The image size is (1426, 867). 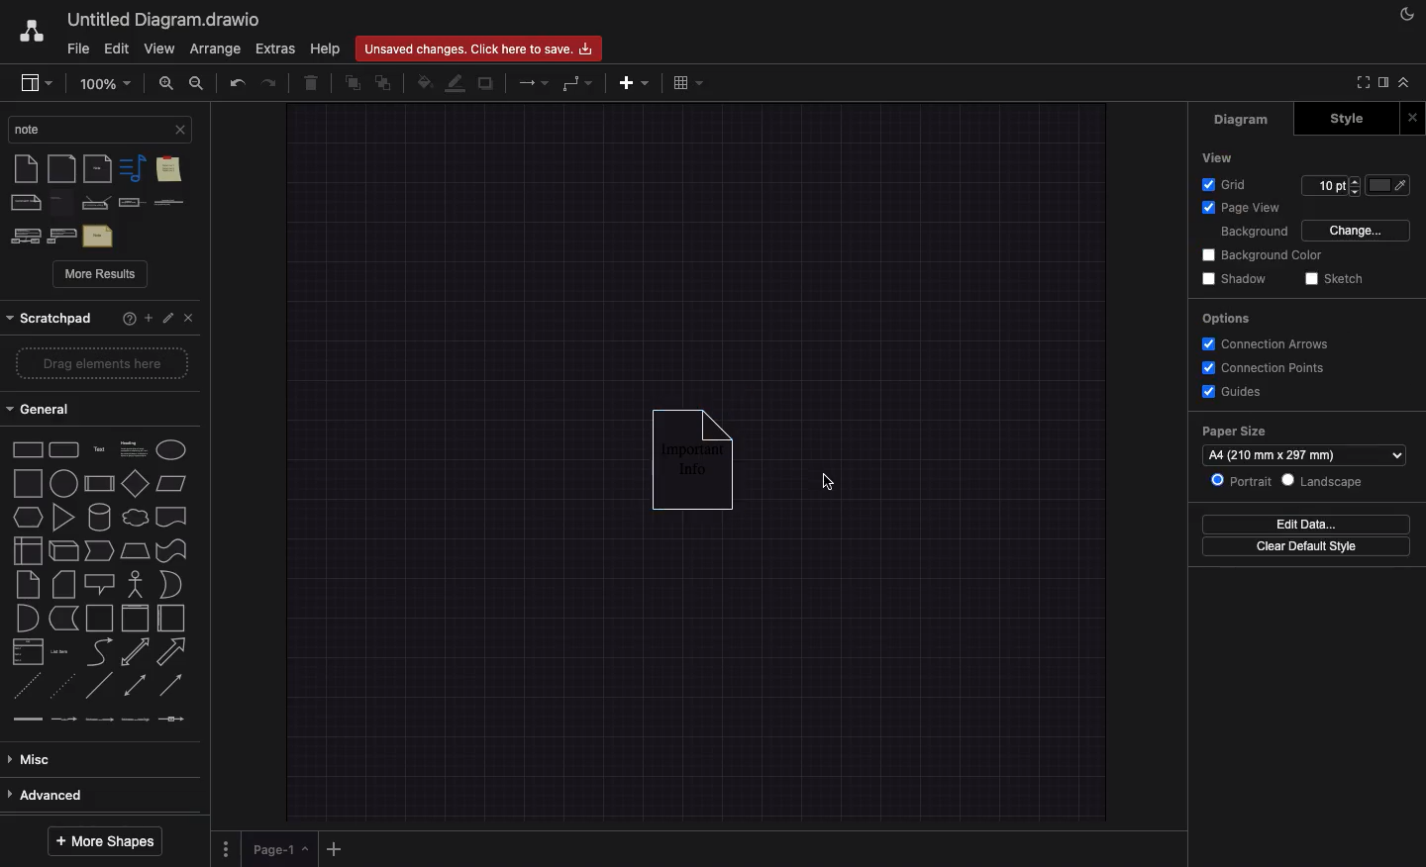 I want to click on Landscape, so click(x=1323, y=479).